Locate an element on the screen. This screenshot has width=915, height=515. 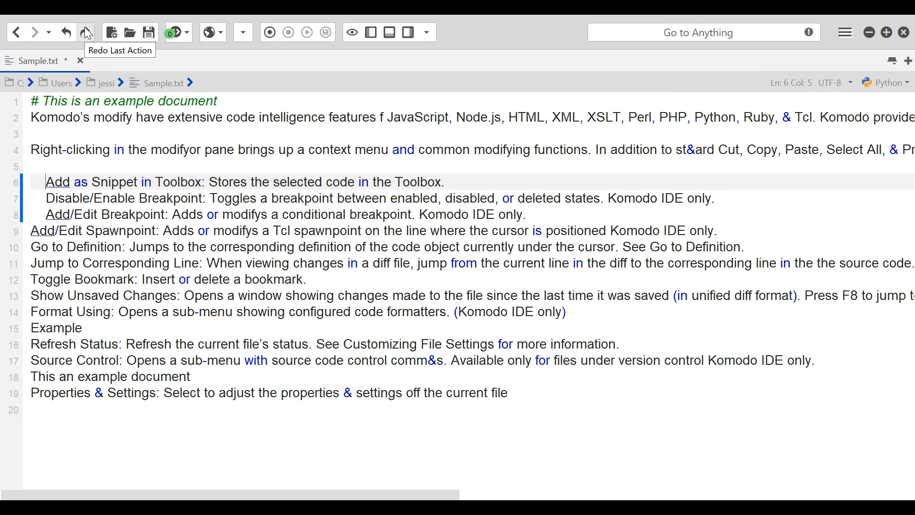
Sample File is located at coordinates (161, 82).